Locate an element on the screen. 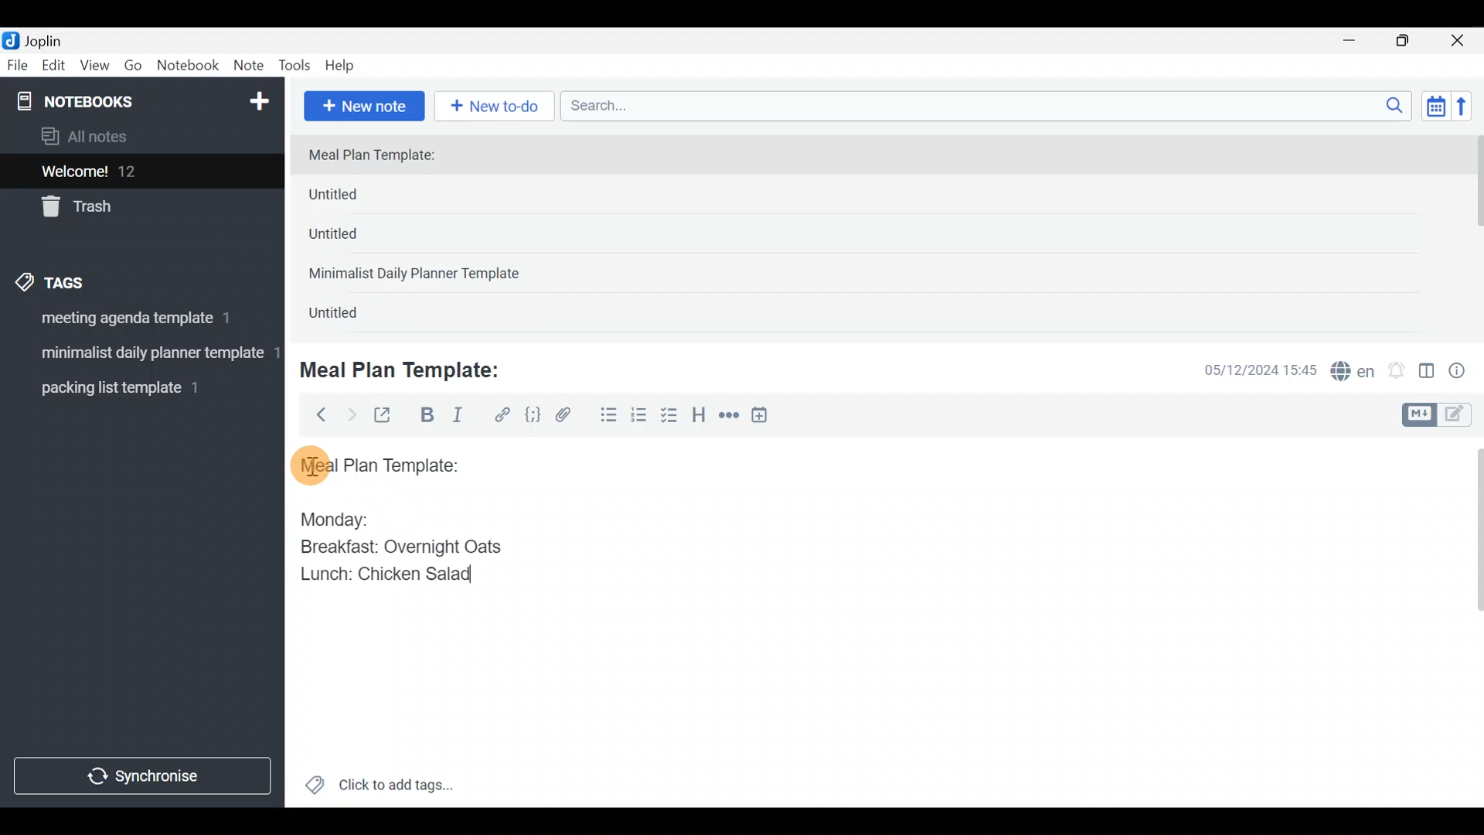 The width and height of the screenshot is (1484, 835). Lunch: Chicken Salad is located at coordinates (384, 574).